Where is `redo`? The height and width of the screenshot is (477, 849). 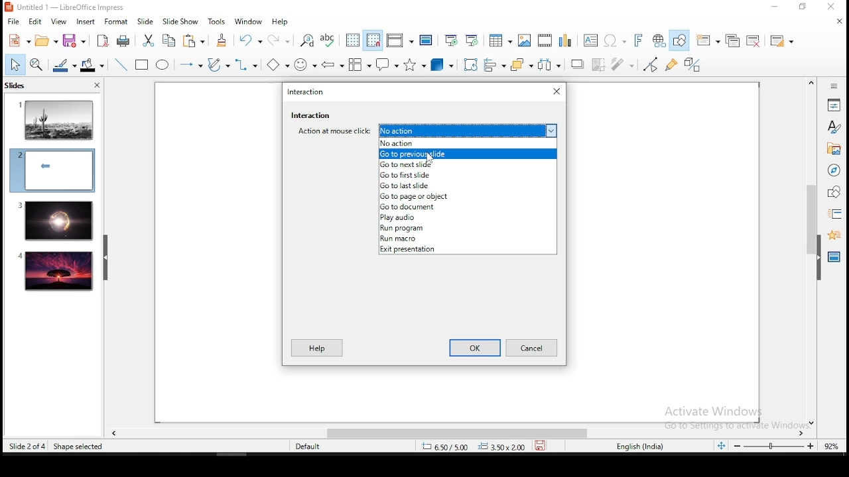 redo is located at coordinates (282, 39).